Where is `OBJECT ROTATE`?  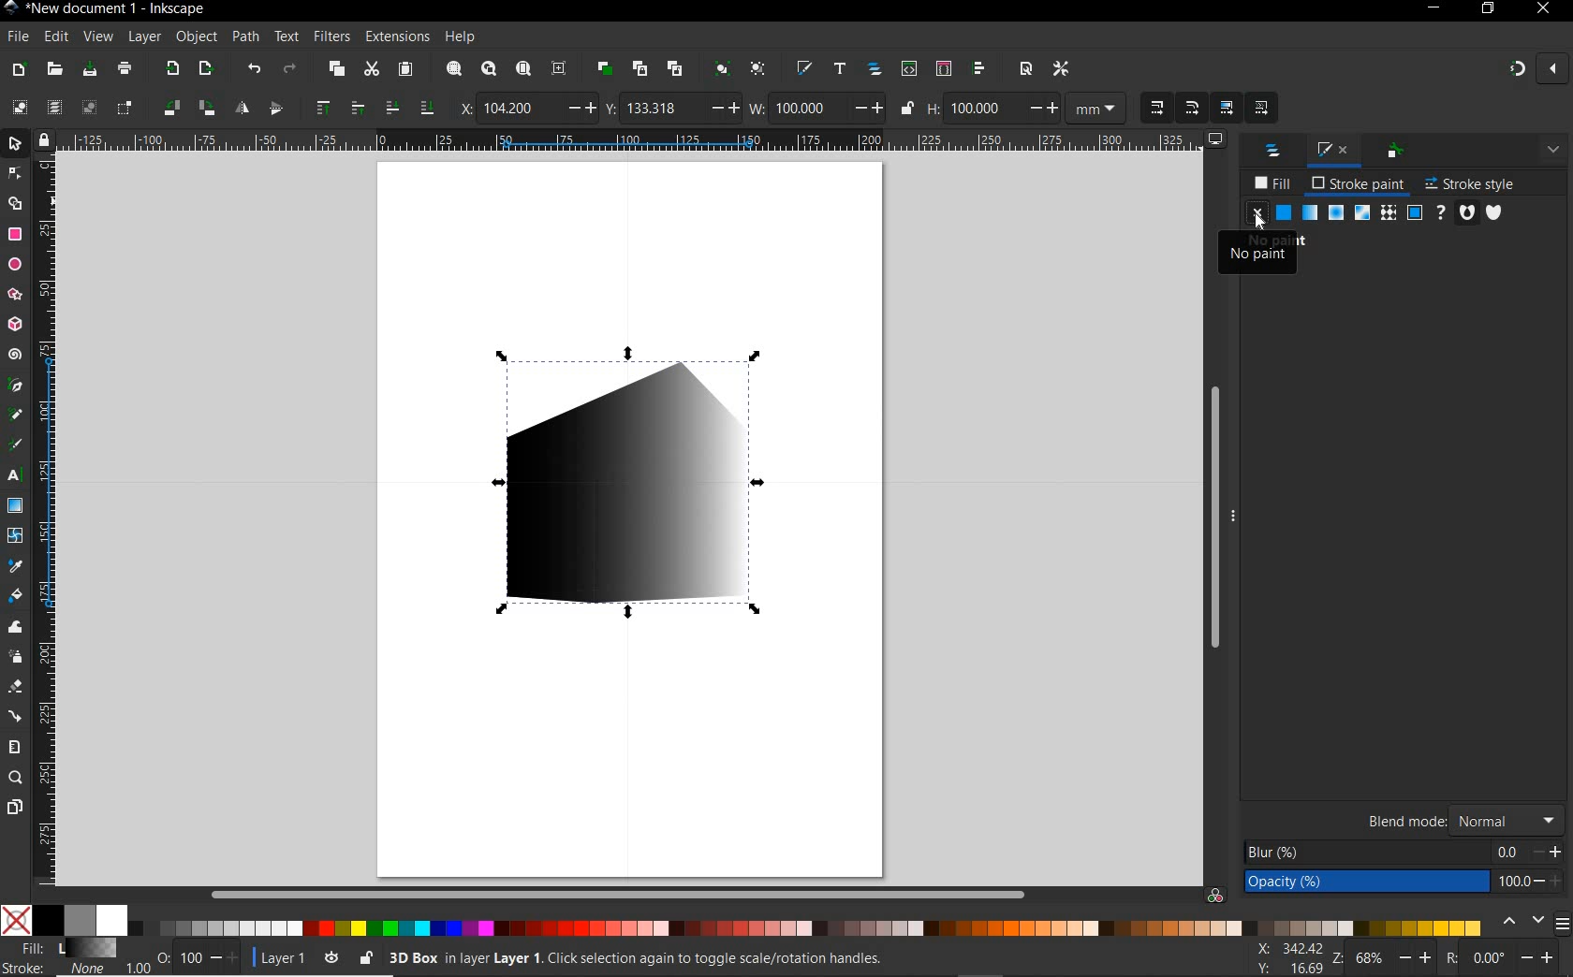 OBJECT ROTATE is located at coordinates (206, 108).